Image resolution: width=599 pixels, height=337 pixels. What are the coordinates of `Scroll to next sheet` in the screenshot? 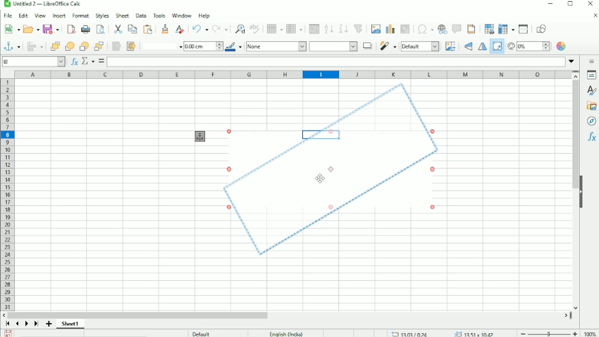 It's located at (26, 324).